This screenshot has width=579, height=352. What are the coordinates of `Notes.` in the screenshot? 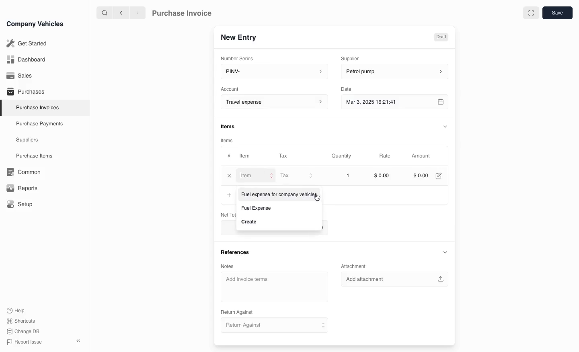 It's located at (232, 265).